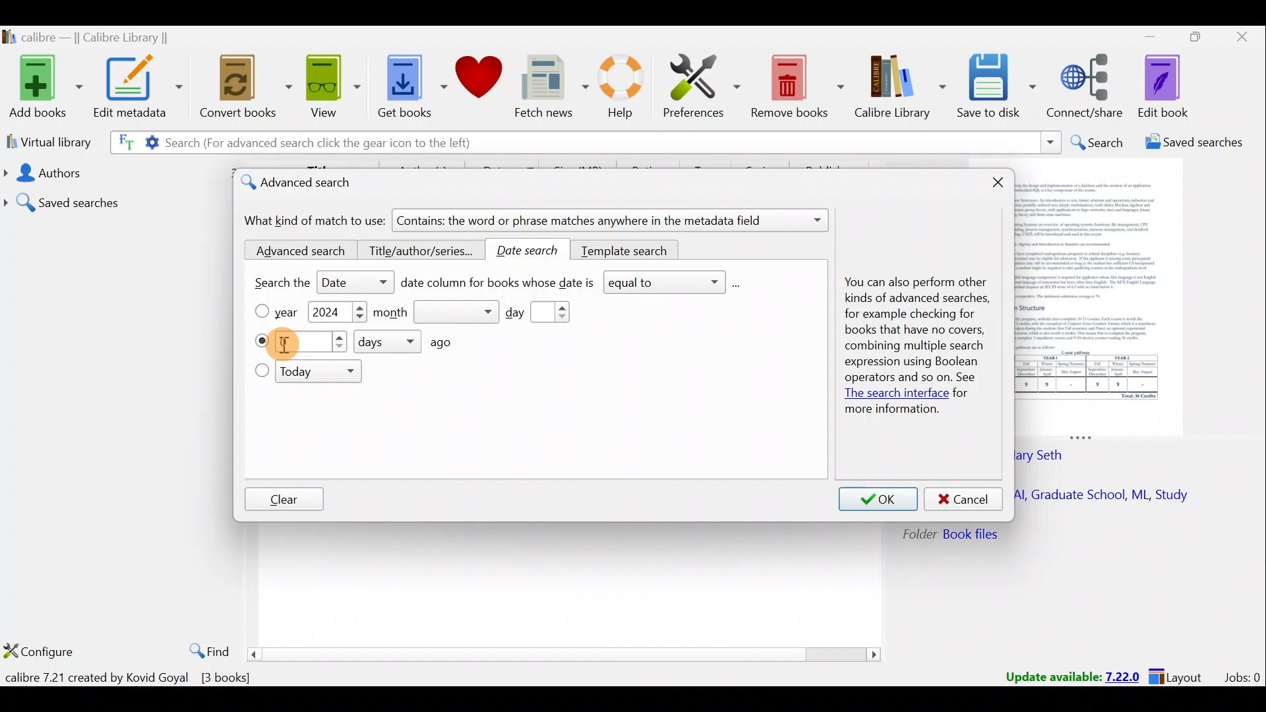  What do you see at coordinates (308, 185) in the screenshot?
I see `Advanced search` at bounding box center [308, 185].